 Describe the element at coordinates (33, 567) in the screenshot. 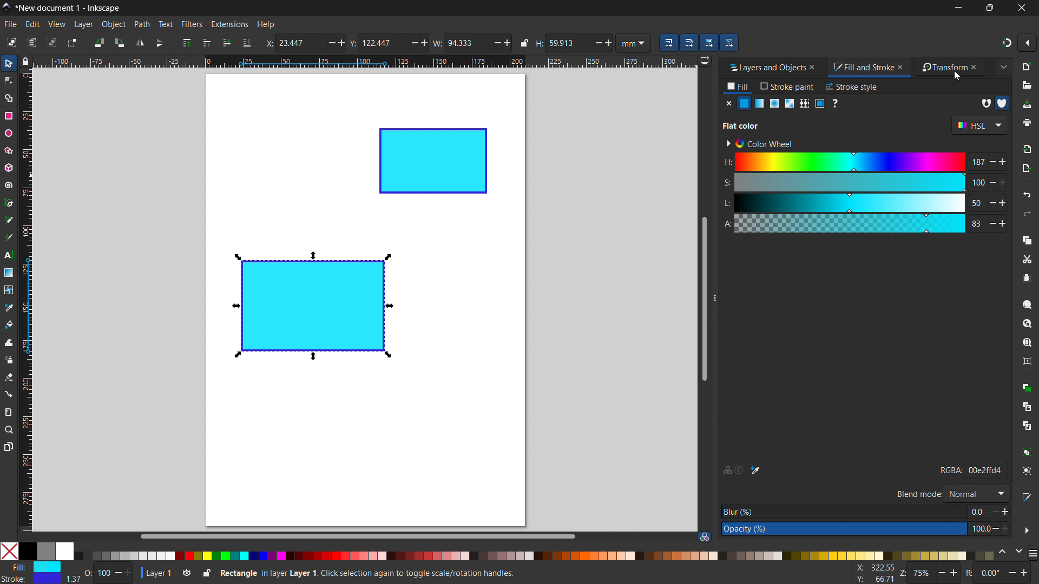

I see `Fill` at that location.